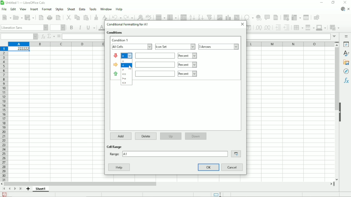  I want to click on Data, so click(81, 9).